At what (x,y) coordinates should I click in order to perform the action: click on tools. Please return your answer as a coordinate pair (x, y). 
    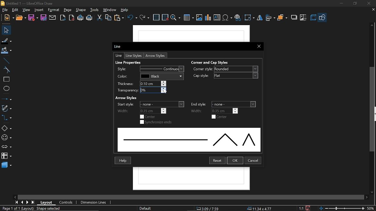
    Looking at the image, I should click on (95, 10).